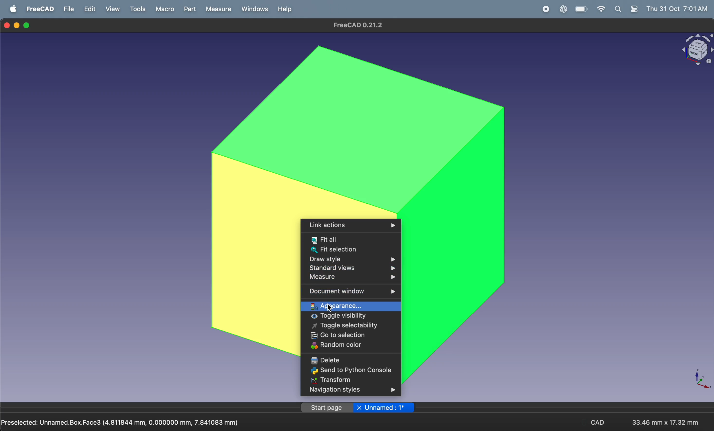 The image size is (714, 431). Describe the element at coordinates (350, 259) in the screenshot. I see `draw style` at that location.